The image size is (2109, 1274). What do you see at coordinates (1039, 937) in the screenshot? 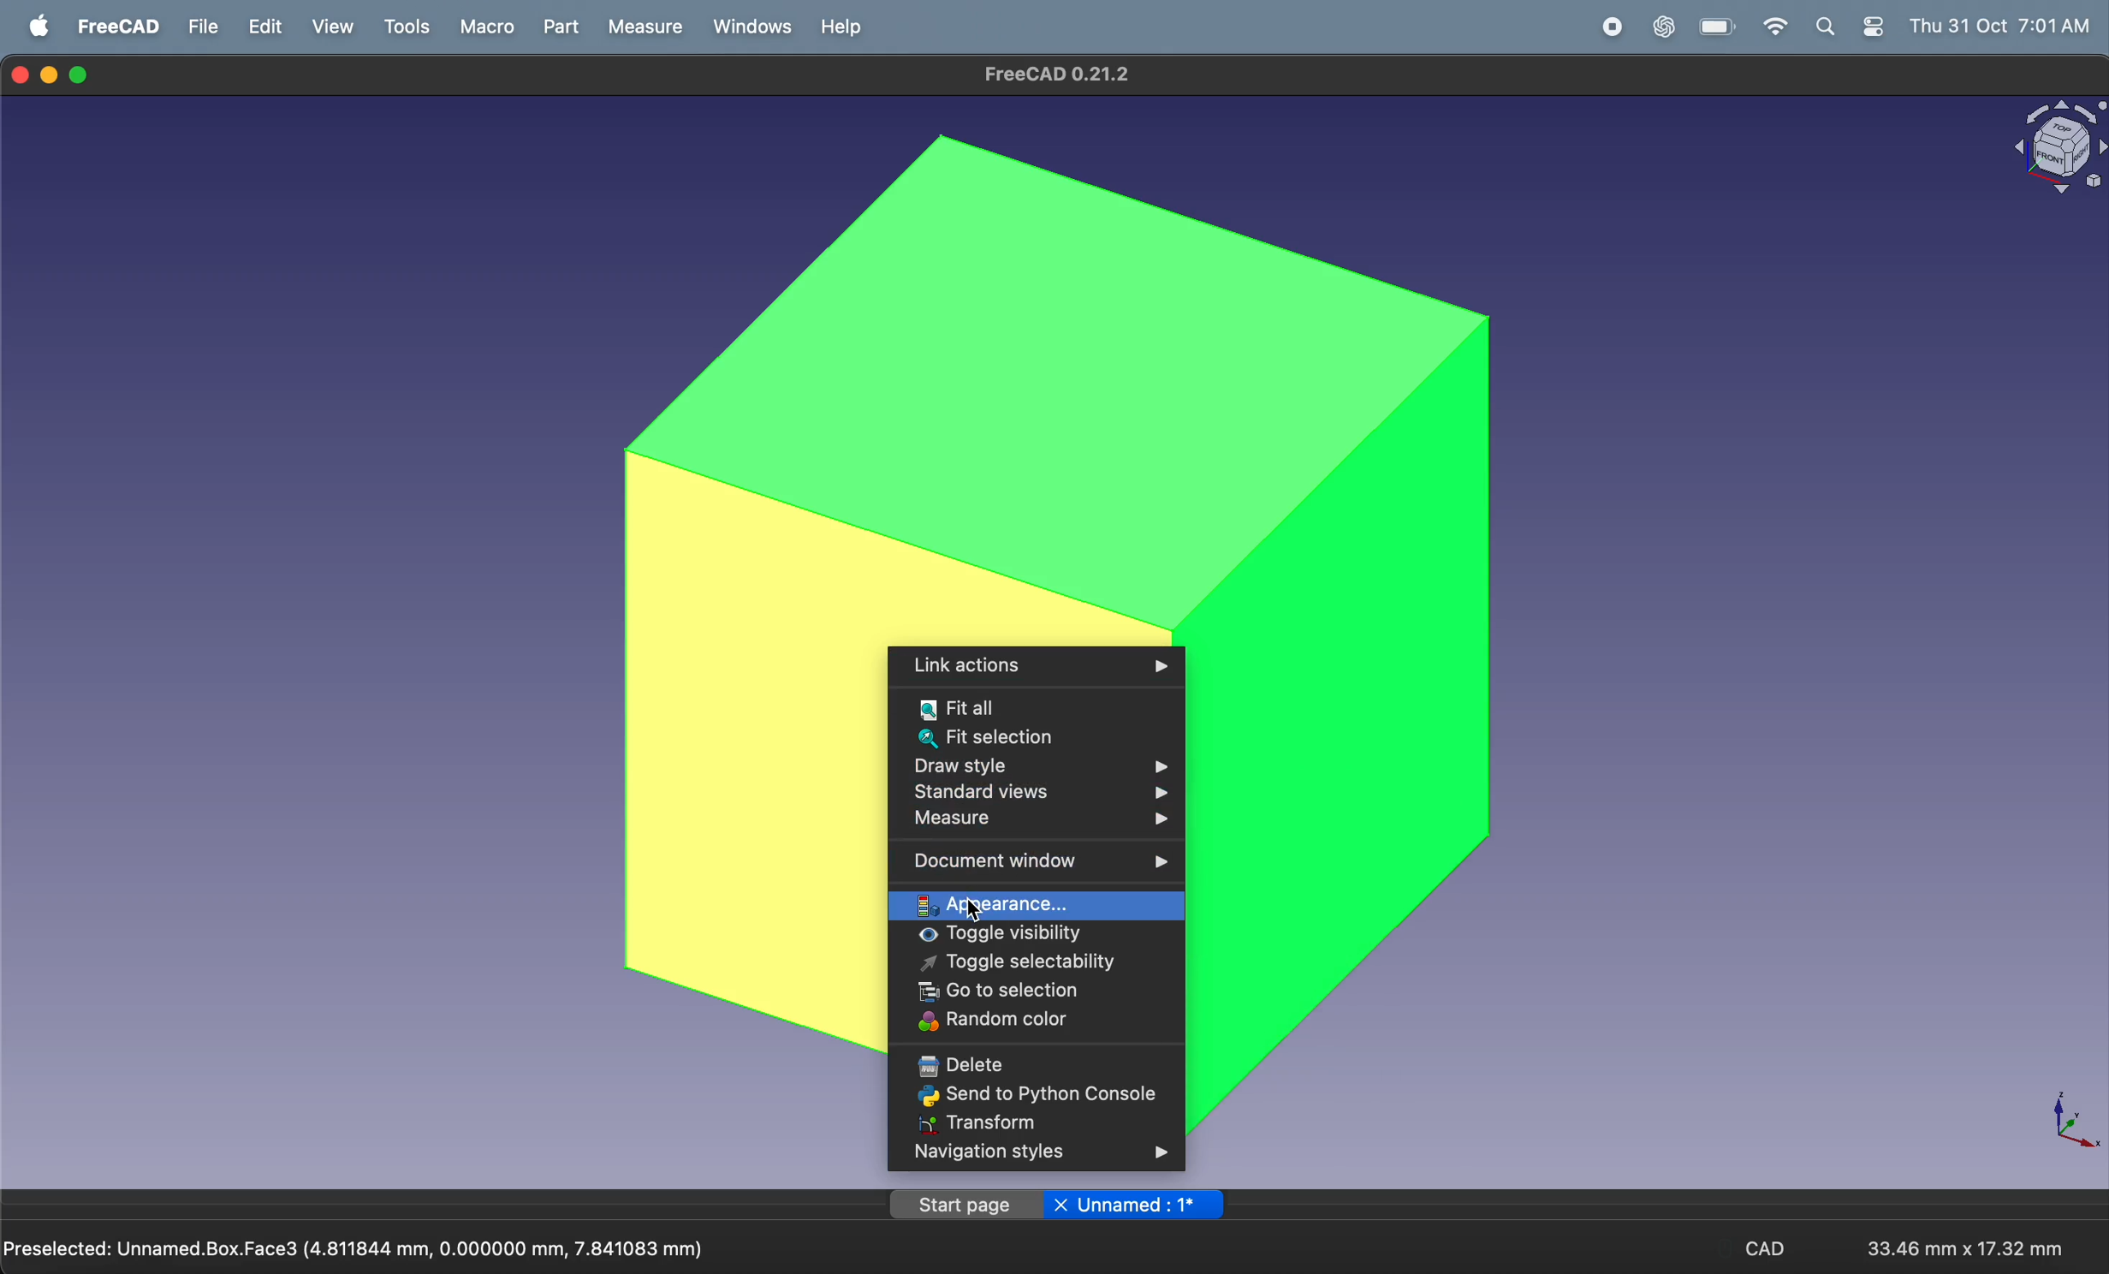
I see `toggle visibility` at bounding box center [1039, 937].